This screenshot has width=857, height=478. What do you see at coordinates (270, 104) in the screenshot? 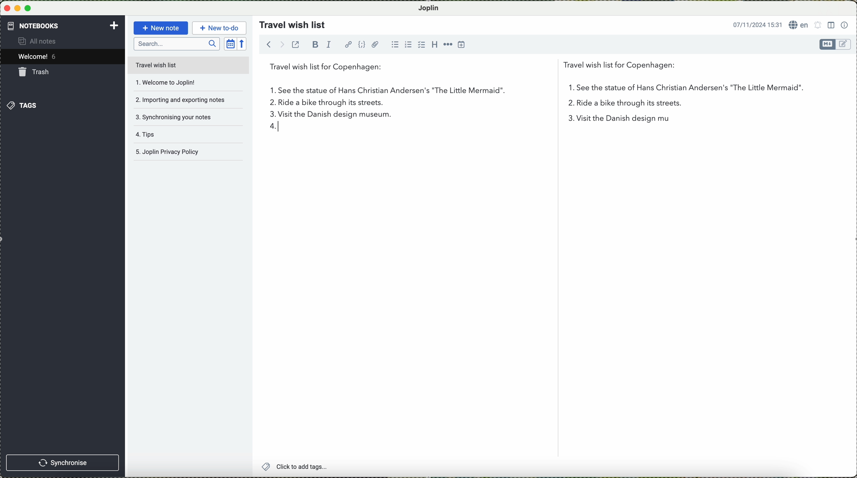
I see `2.` at bounding box center [270, 104].